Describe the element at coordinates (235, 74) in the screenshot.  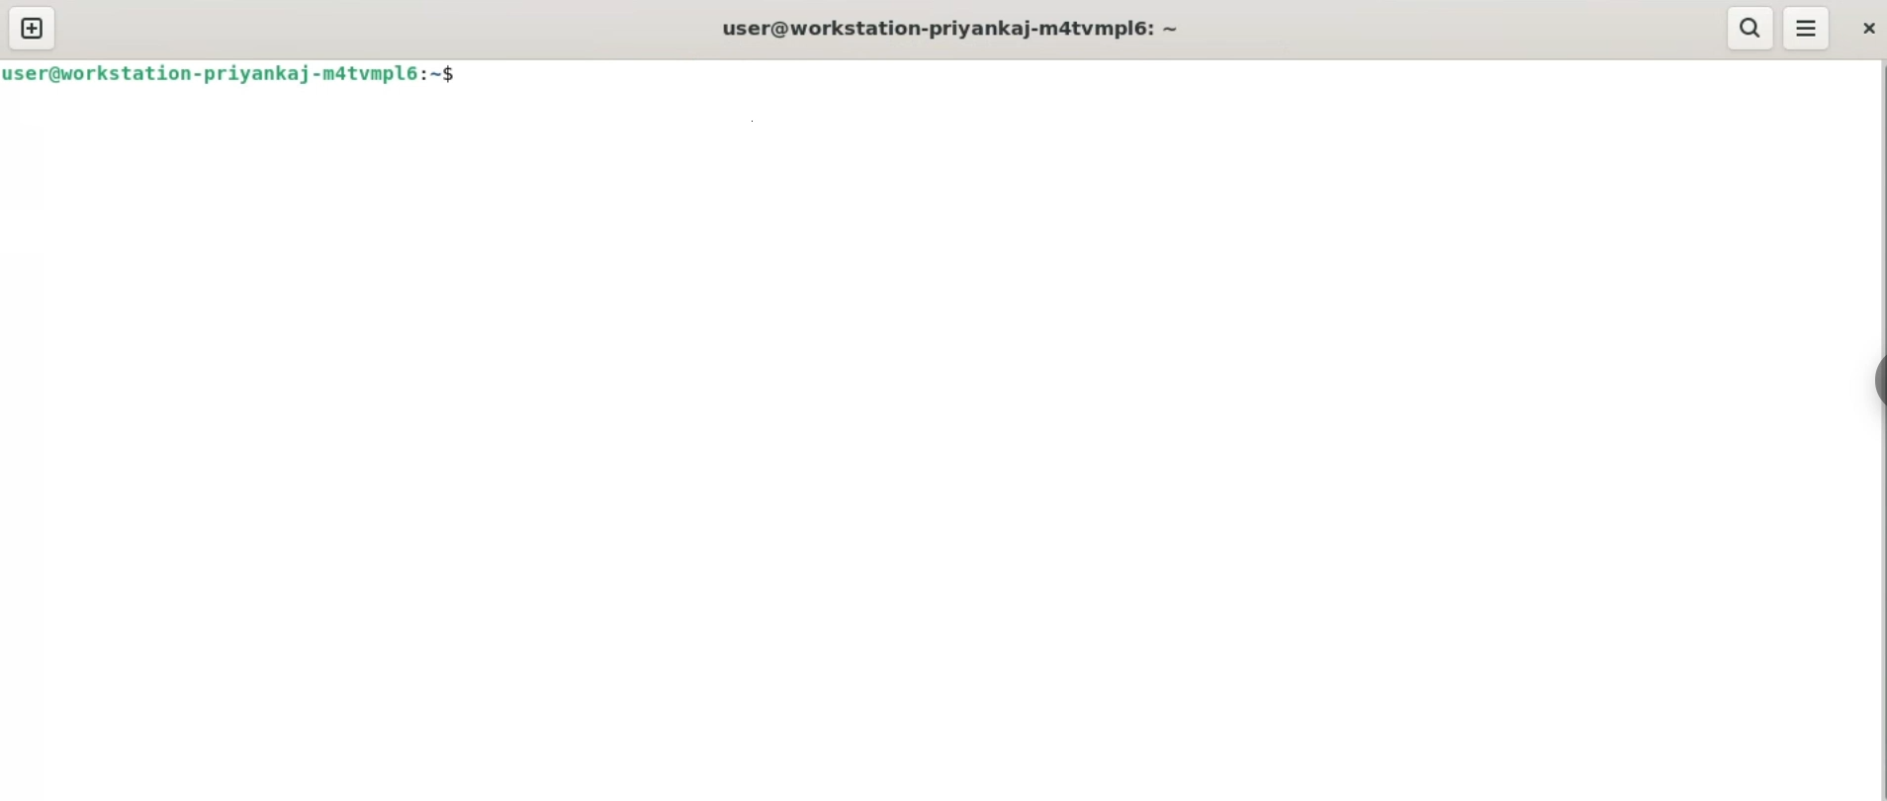
I see `user@workstation-priyankaj-m4tvmplé:~$` at that location.